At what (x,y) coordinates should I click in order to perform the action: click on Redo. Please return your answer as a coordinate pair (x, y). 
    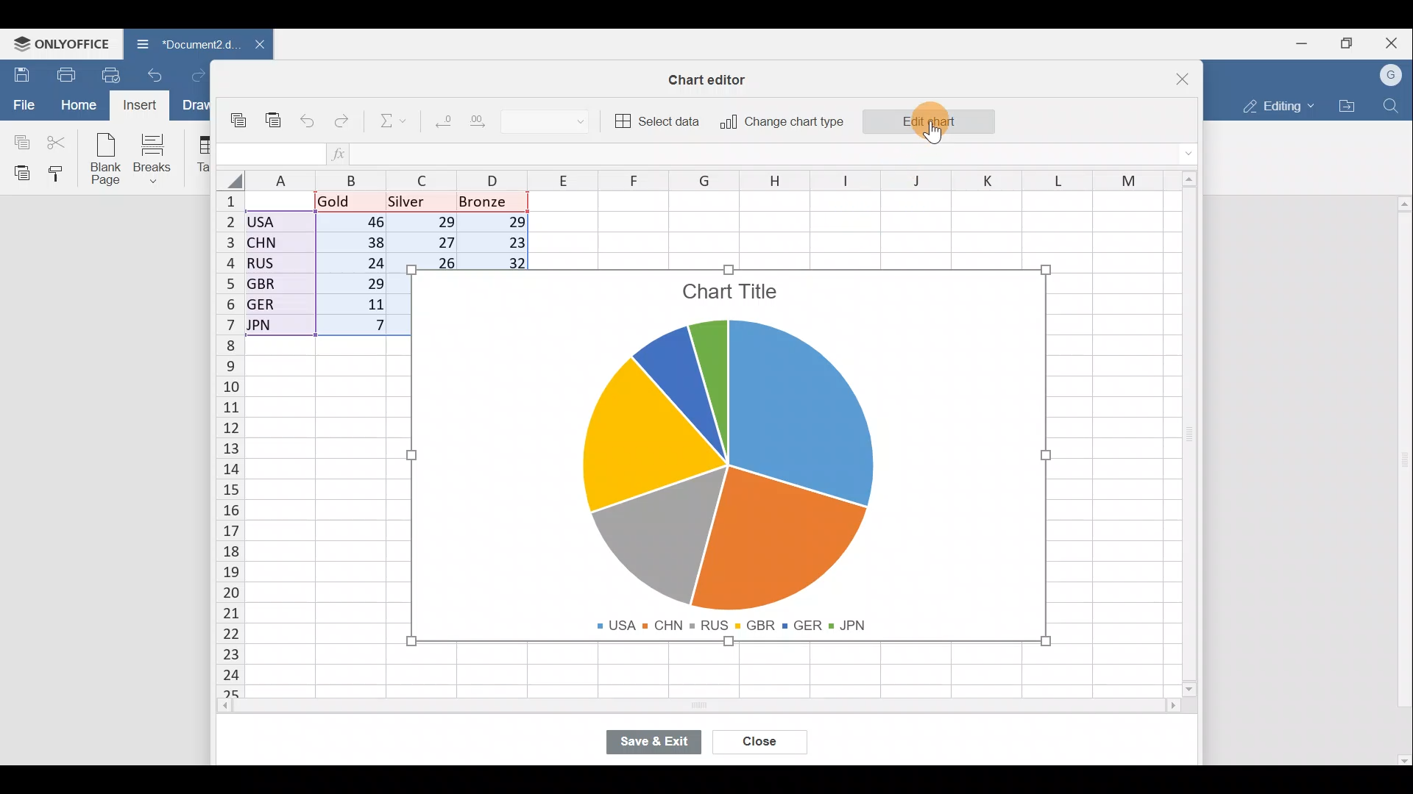
    Looking at the image, I should click on (197, 76).